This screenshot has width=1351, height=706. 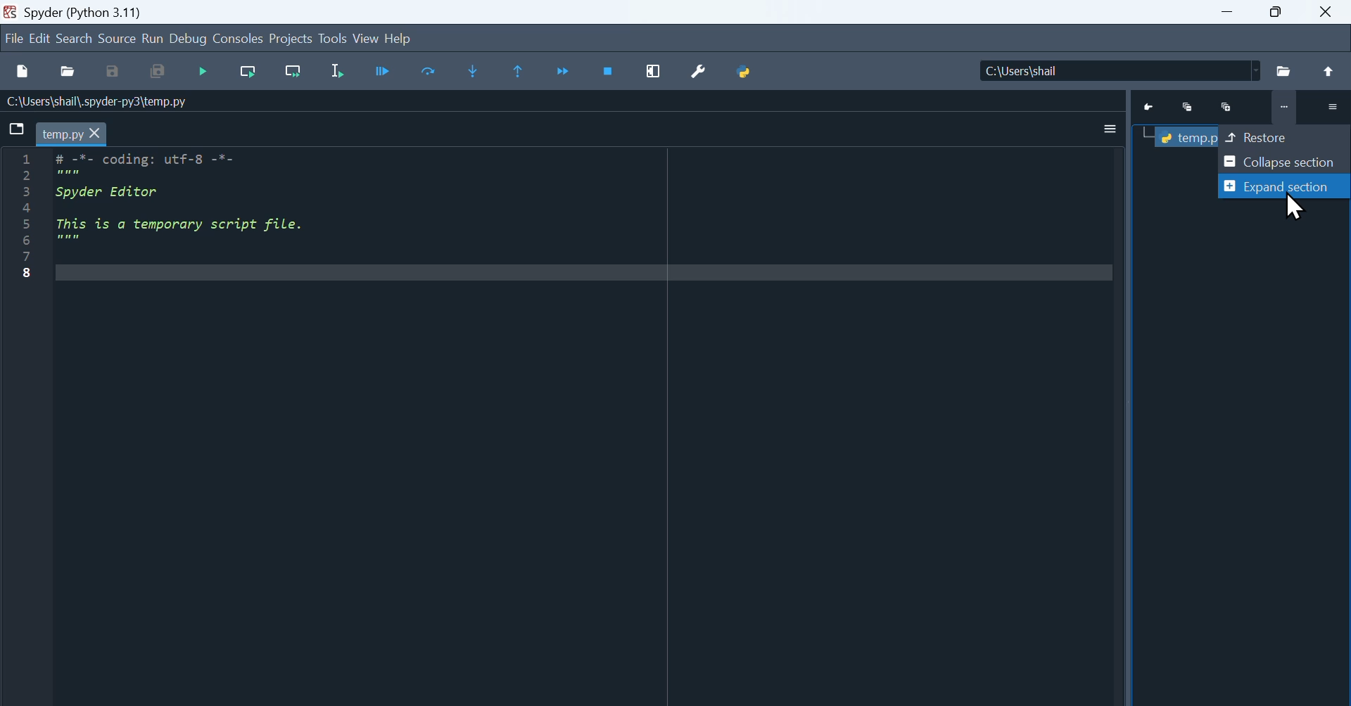 I want to click on More options, so click(x=1330, y=106).